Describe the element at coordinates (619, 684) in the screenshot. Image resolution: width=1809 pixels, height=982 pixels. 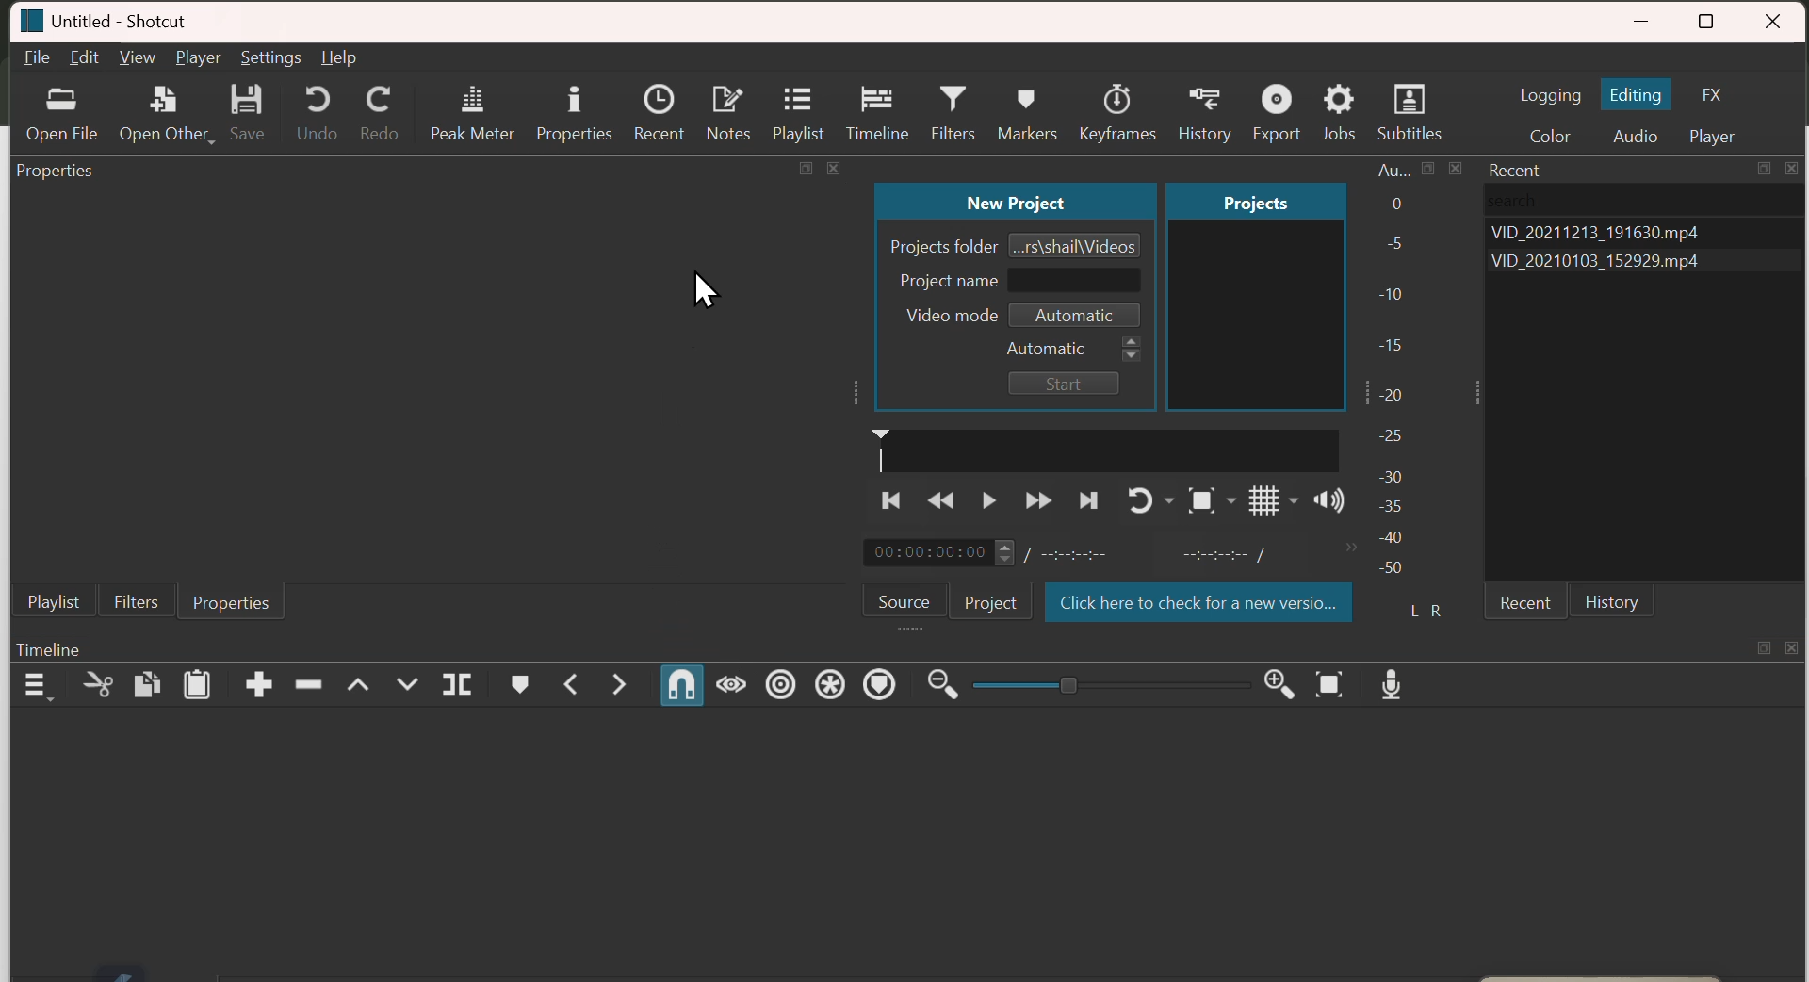
I see `Next marker` at that location.